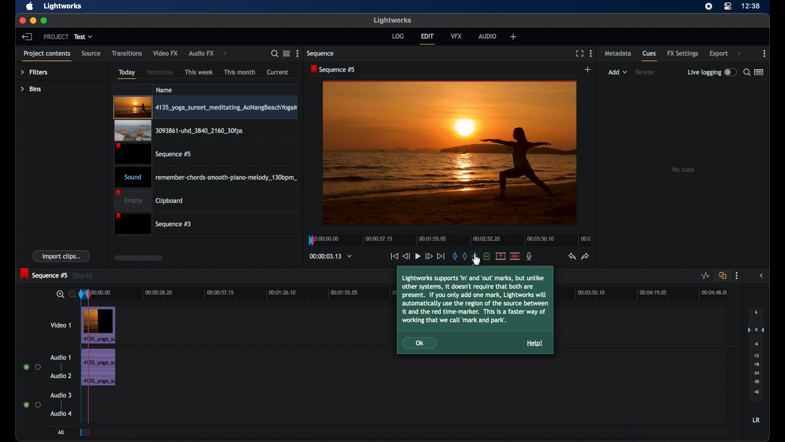 This screenshot has width=785, height=442. I want to click on audio fx, so click(202, 54).